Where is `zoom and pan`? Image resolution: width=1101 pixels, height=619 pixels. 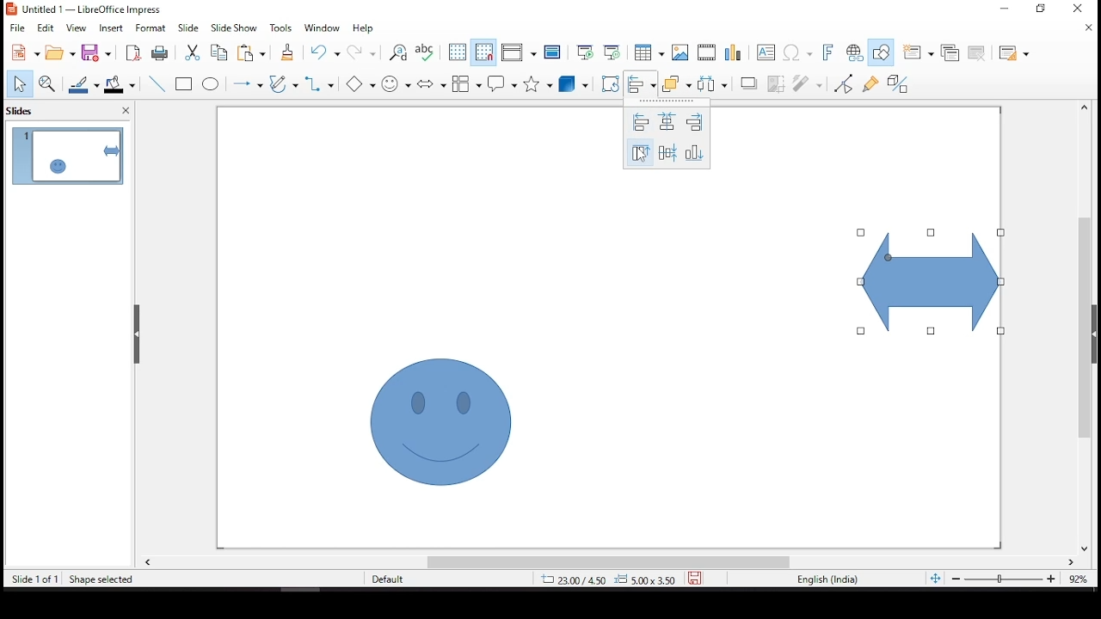
zoom and pan is located at coordinates (47, 83).